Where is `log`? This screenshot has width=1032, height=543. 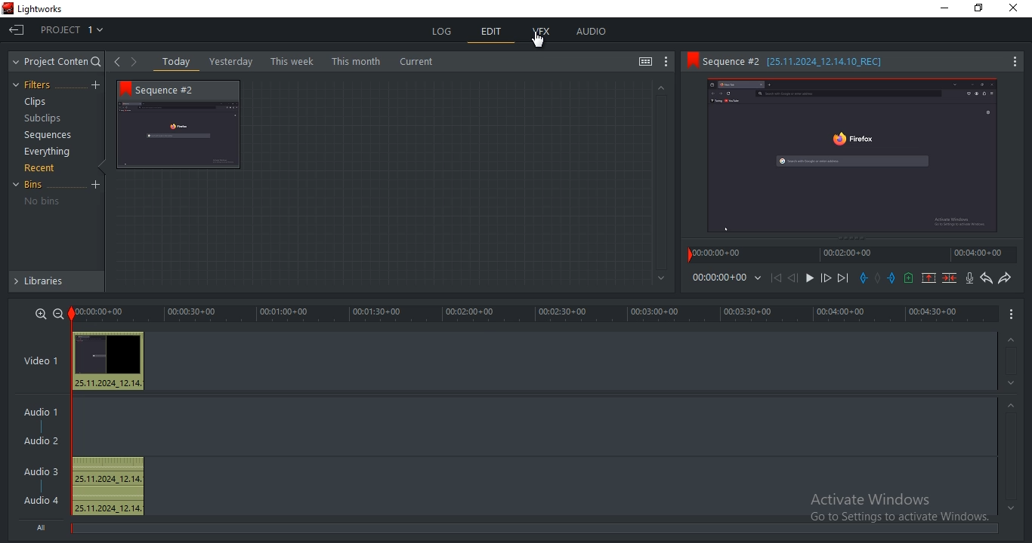 log is located at coordinates (442, 32).